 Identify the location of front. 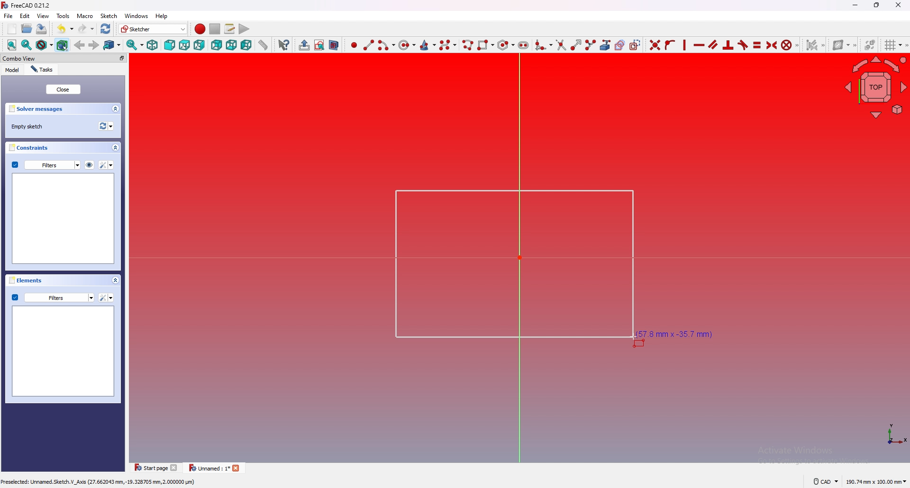
(170, 45).